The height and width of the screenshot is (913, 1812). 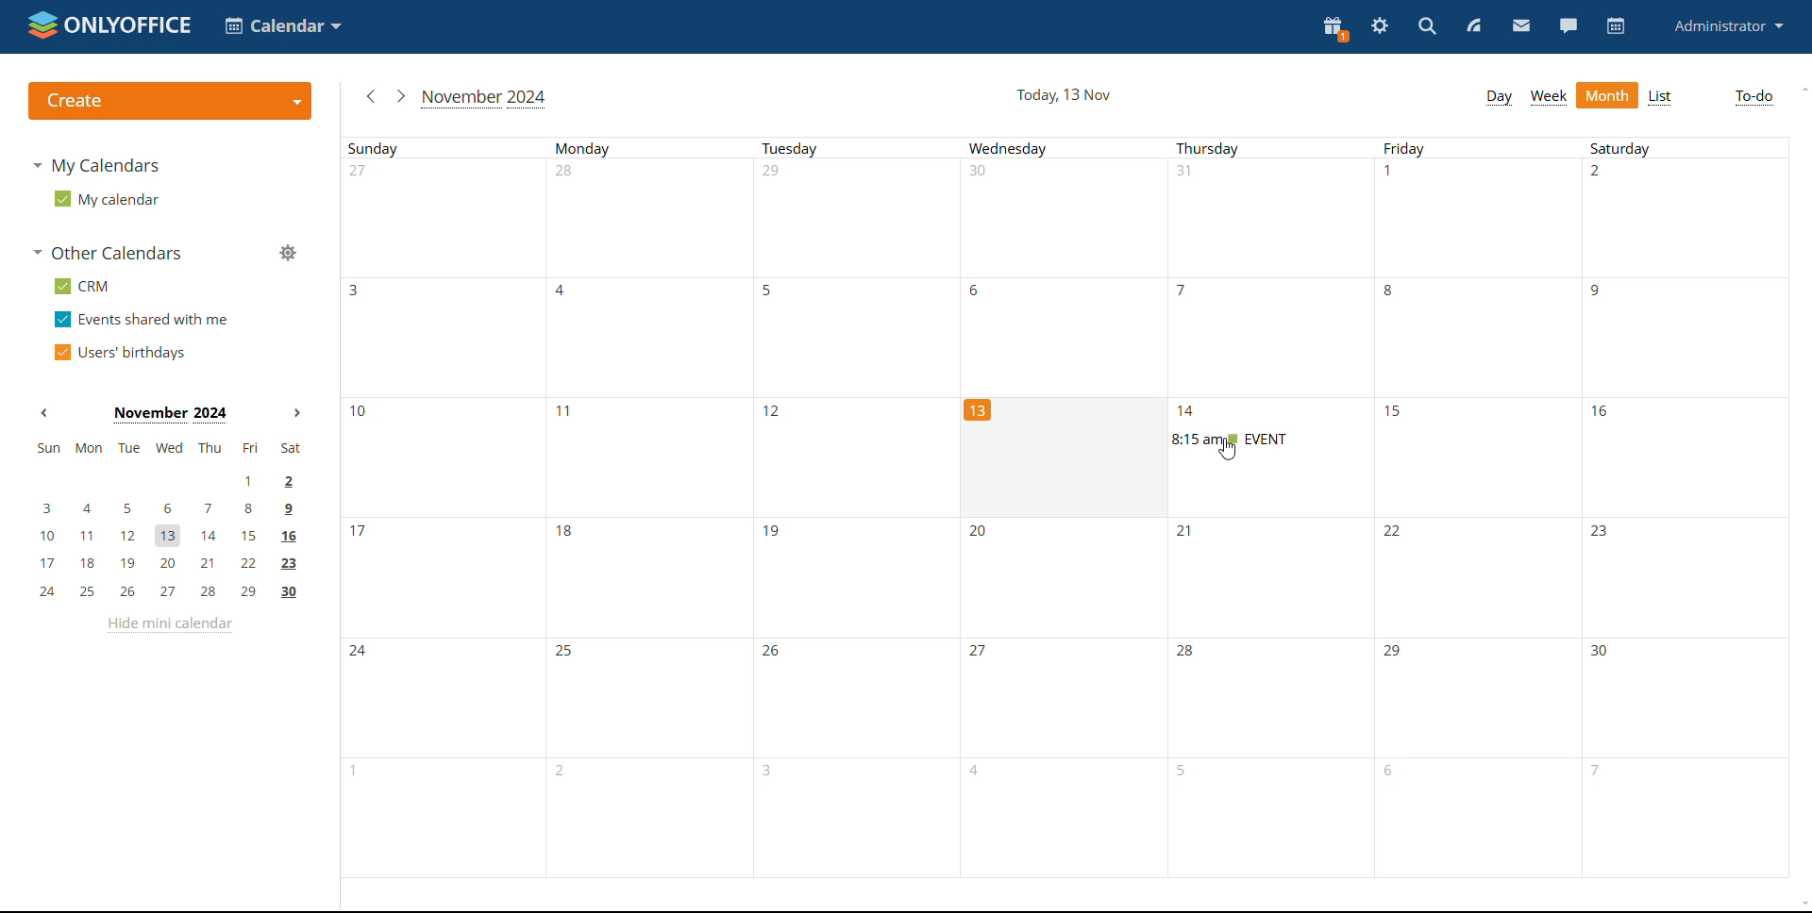 I want to click on current month, so click(x=168, y=415).